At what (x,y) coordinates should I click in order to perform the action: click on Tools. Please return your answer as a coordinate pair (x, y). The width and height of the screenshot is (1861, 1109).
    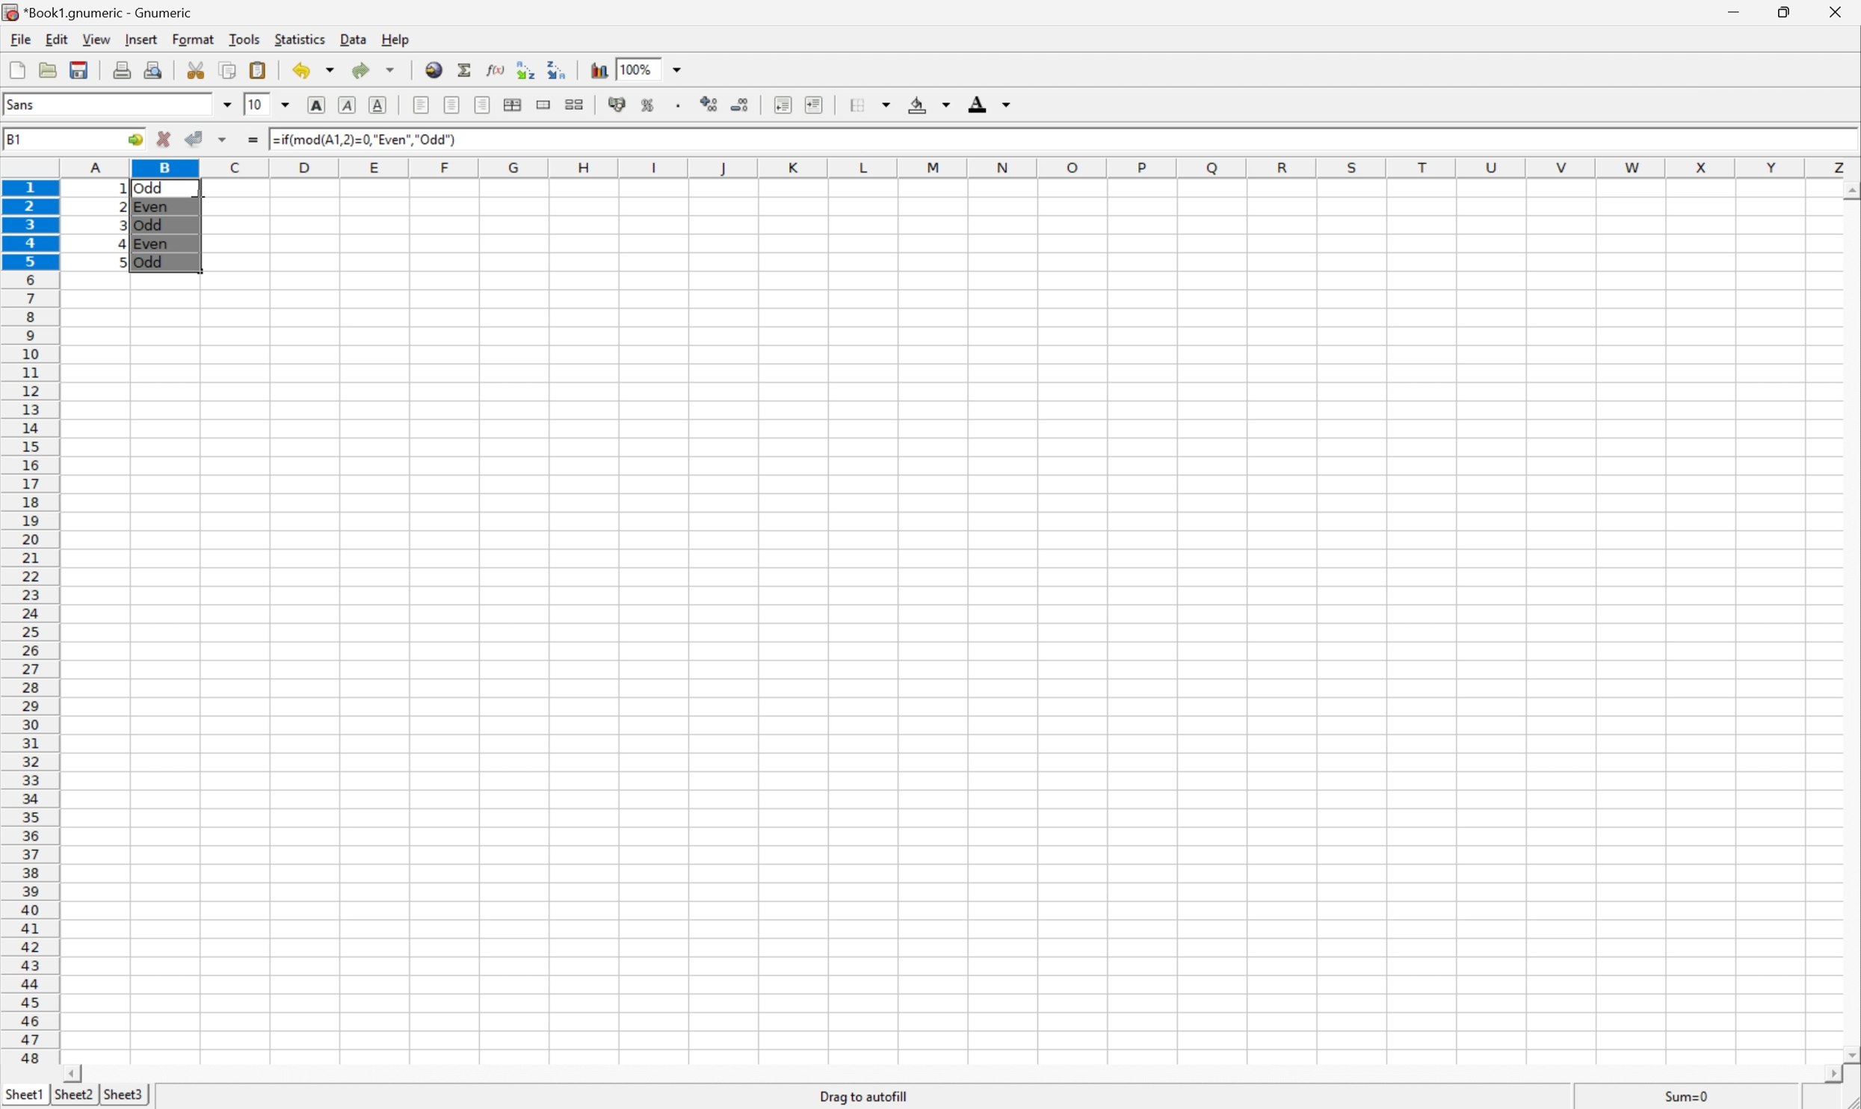
    Looking at the image, I should click on (244, 40).